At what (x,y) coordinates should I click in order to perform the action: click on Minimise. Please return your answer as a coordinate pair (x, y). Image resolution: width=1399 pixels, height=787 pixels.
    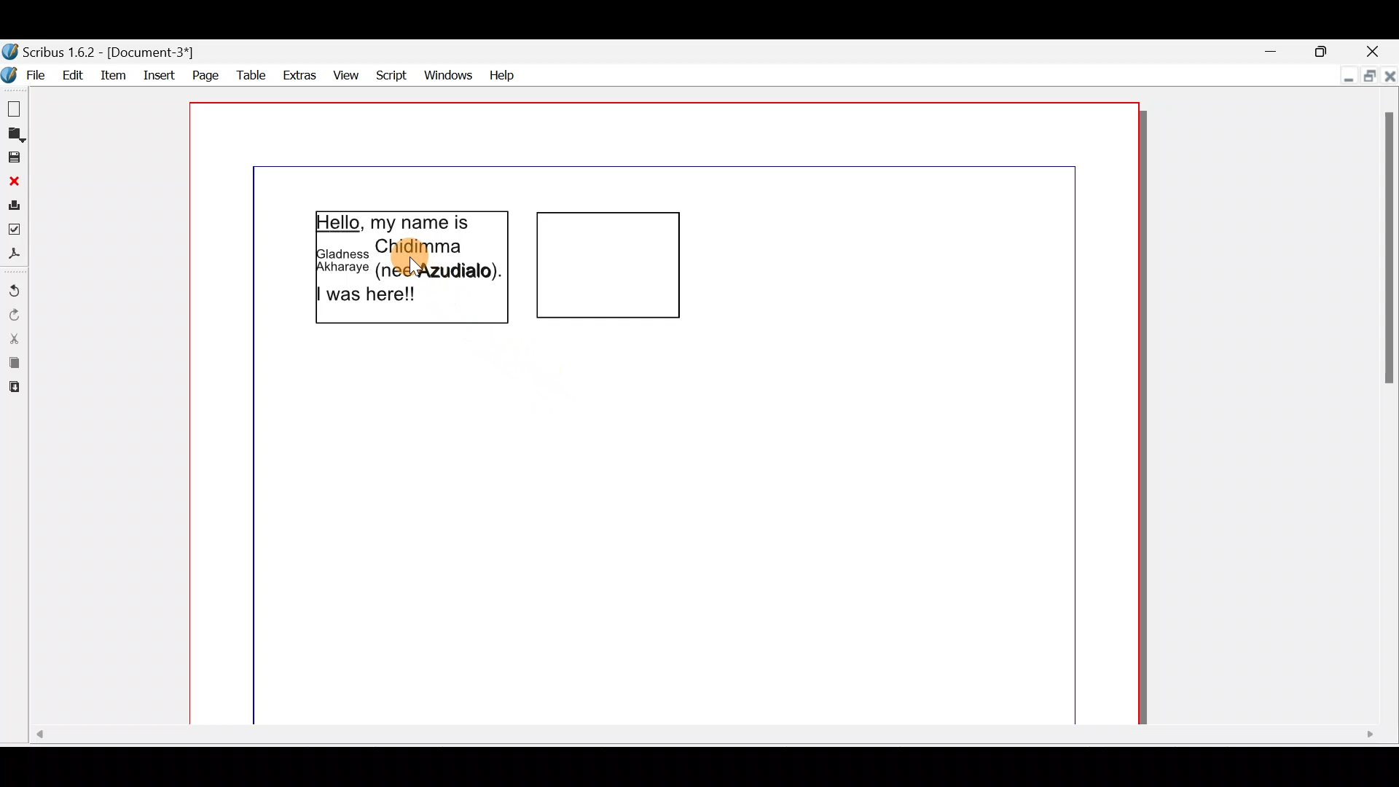
    Looking at the image, I should click on (1271, 50).